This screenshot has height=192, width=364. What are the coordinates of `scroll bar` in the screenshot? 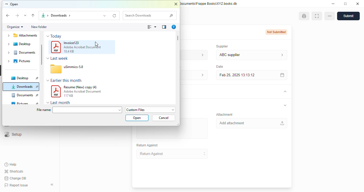 It's located at (178, 38).